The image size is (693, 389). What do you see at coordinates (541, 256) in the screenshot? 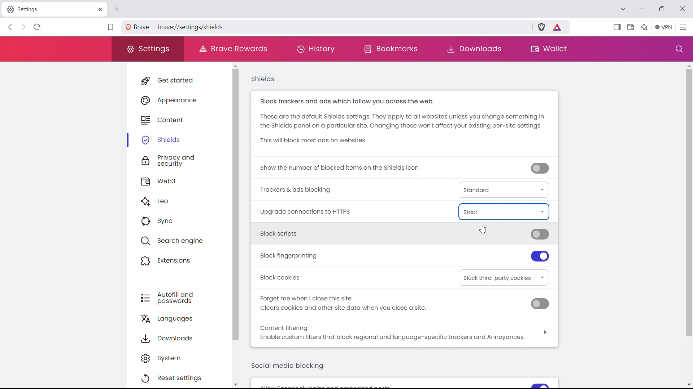
I see `toggle on` at bounding box center [541, 256].